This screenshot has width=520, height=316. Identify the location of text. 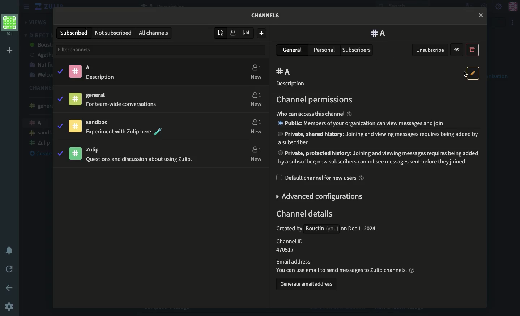
(310, 114).